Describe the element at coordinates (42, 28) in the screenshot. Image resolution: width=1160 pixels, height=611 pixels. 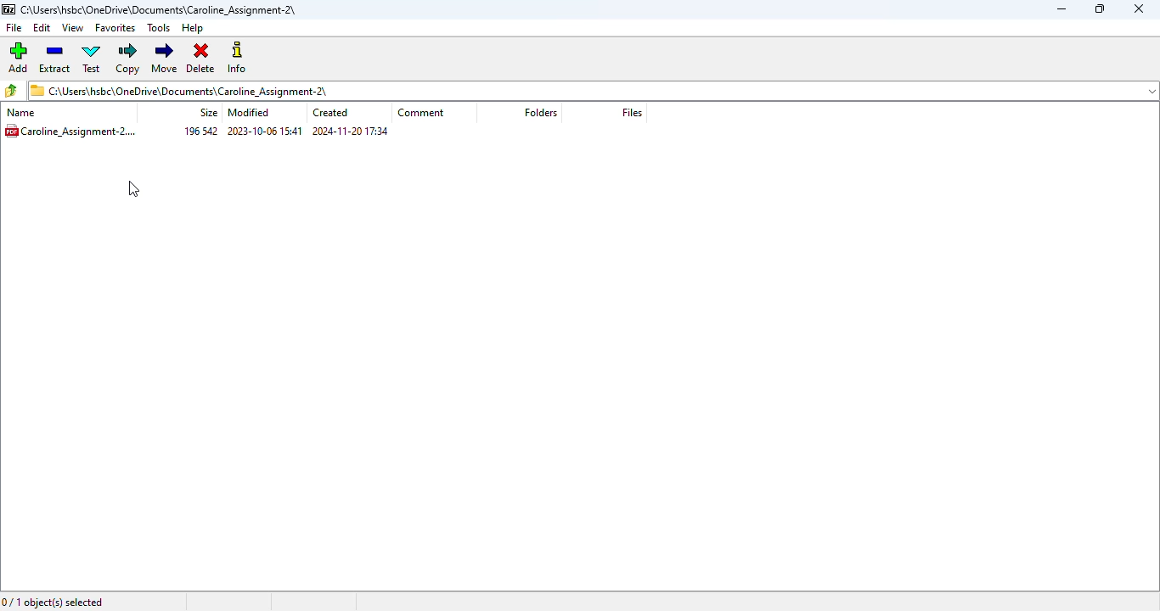
I see `edit` at that location.